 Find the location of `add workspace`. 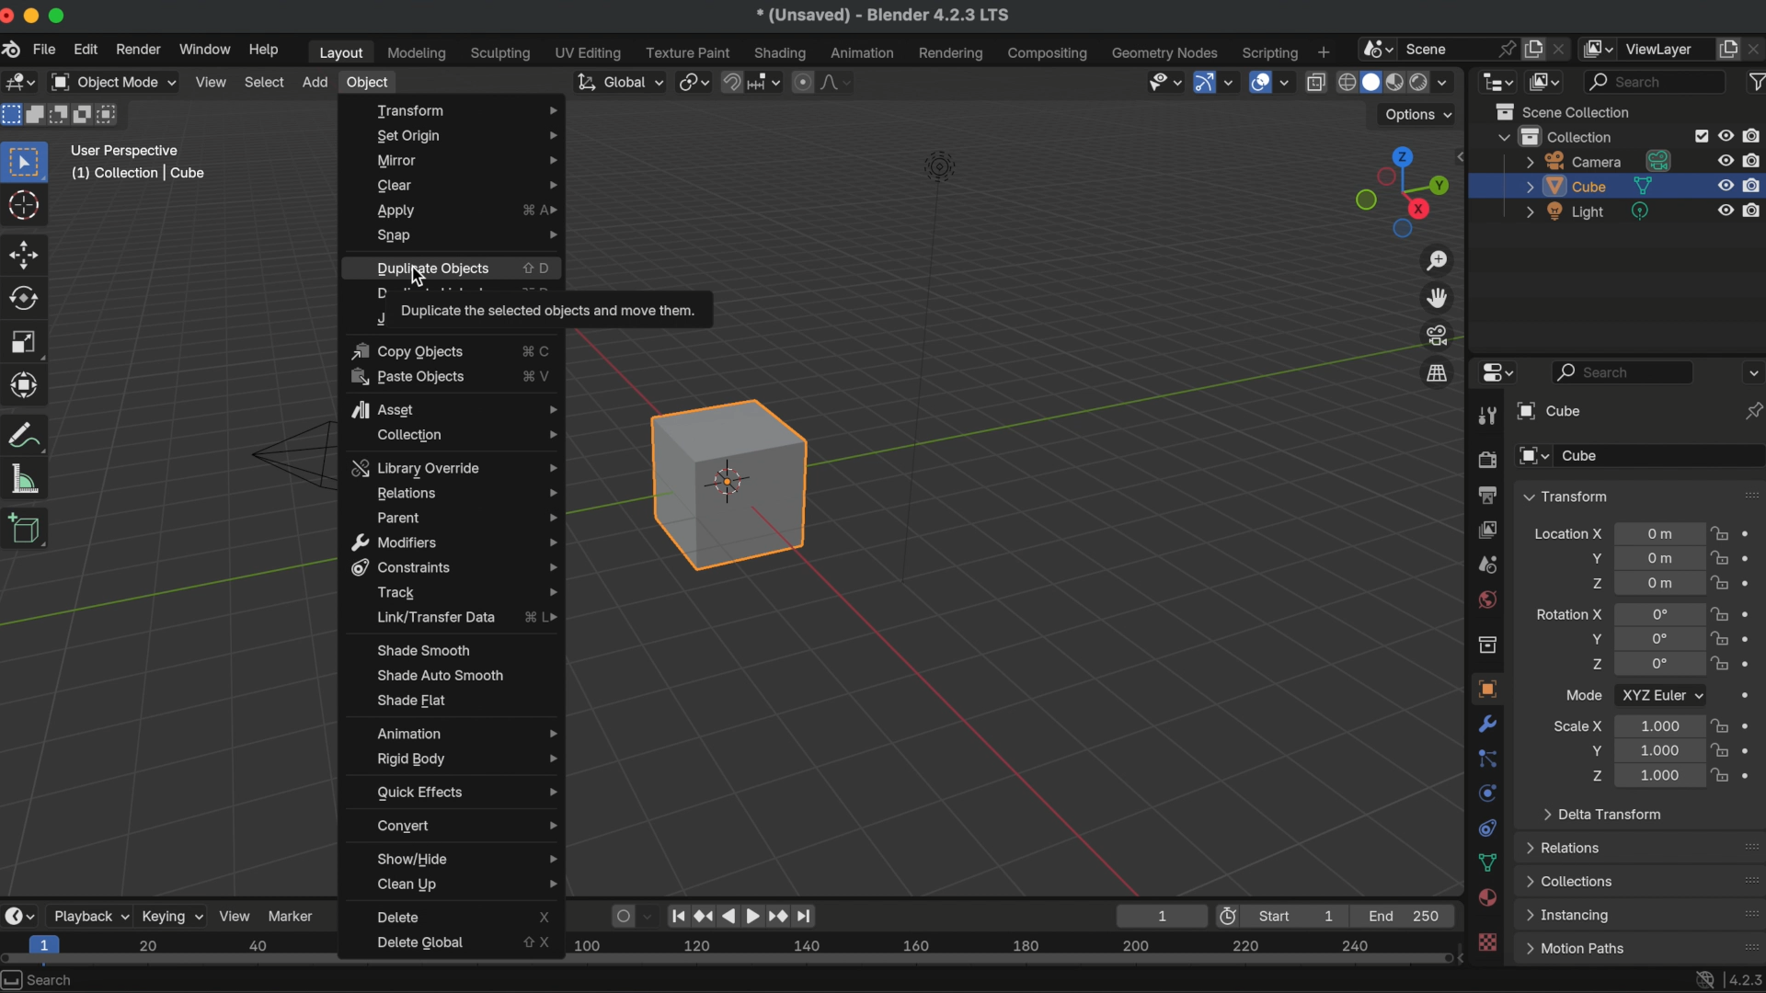

add workspace is located at coordinates (1323, 51).